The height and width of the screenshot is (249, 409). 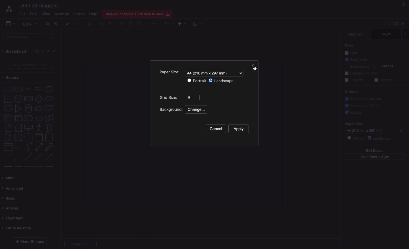 What do you see at coordinates (54, 51) in the screenshot?
I see `Close` at bounding box center [54, 51].